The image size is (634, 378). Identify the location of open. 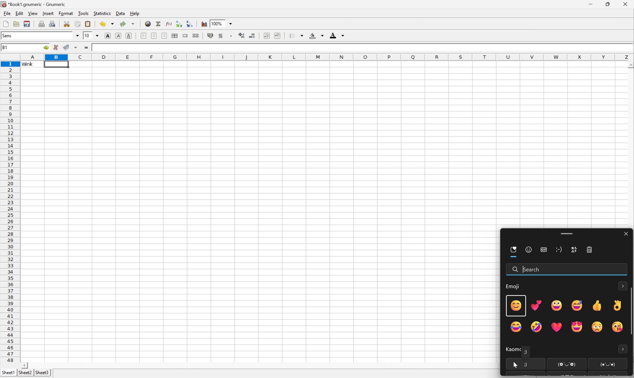
(16, 24).